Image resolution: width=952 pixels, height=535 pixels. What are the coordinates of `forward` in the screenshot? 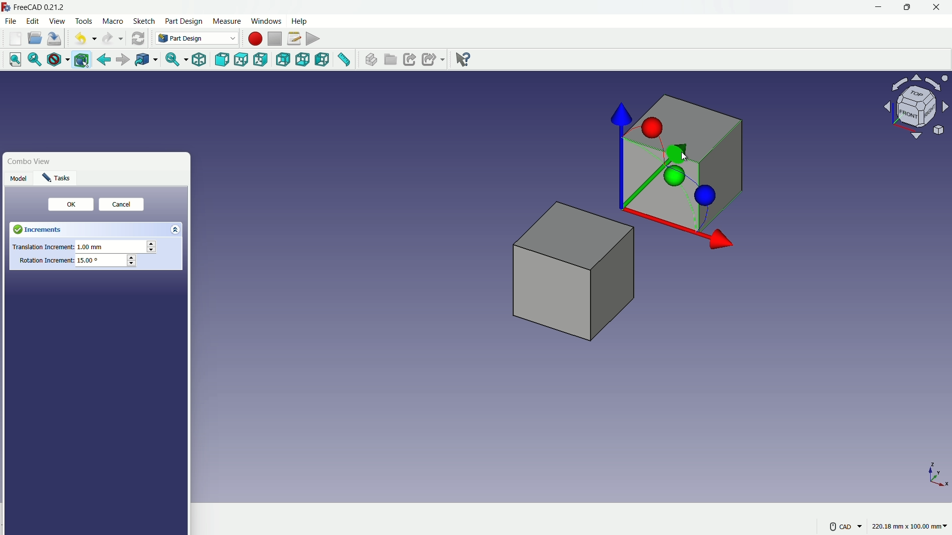 It's located at (121, 61).